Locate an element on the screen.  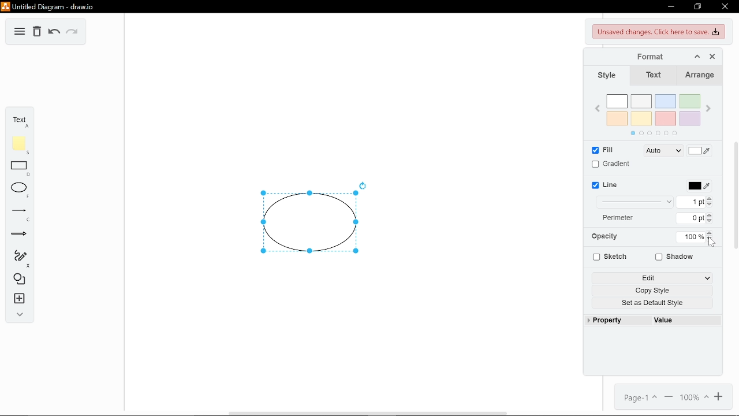
Property is located at coordinates (618, 321).